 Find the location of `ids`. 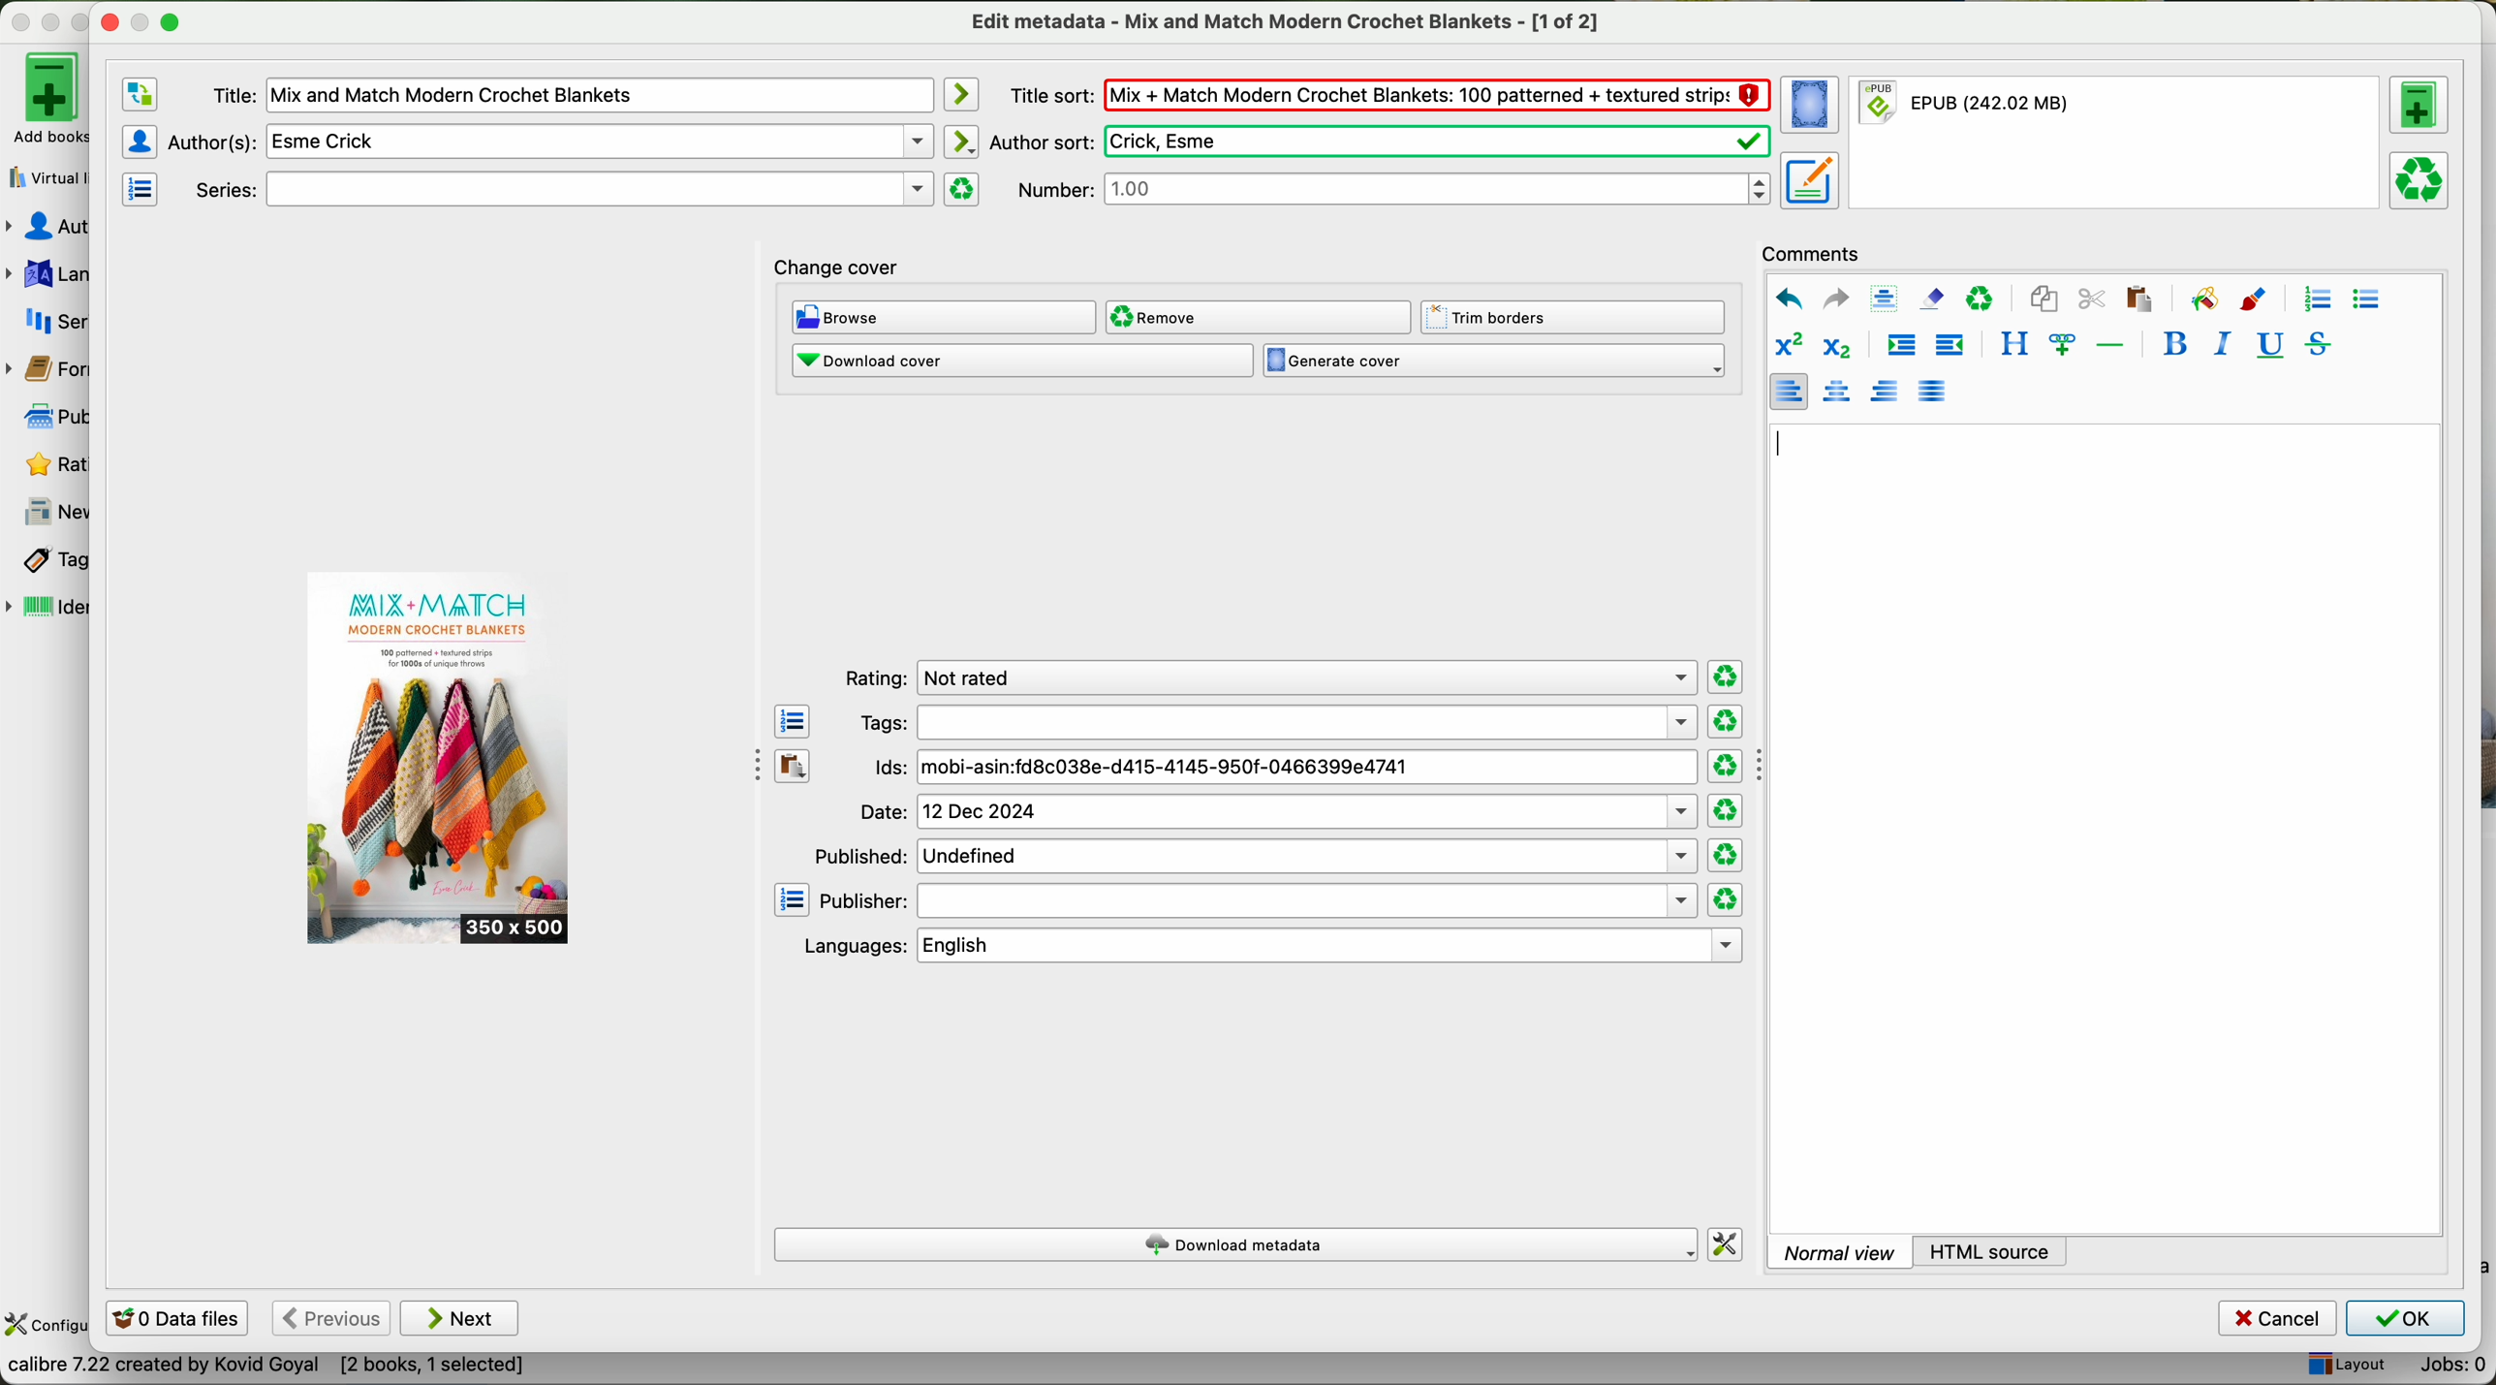

ids is located at coordinates (1284, 769).